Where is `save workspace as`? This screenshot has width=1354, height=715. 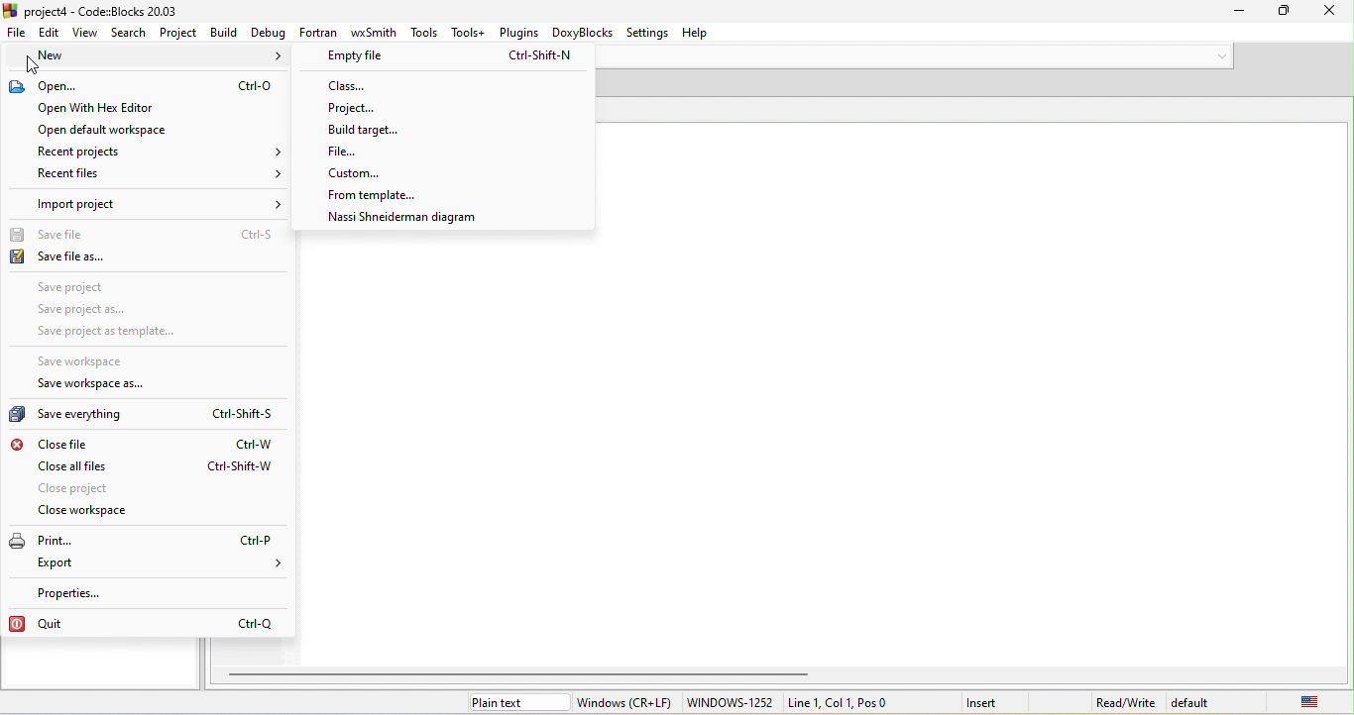
save workspace as is located at coordinates (104, 382).